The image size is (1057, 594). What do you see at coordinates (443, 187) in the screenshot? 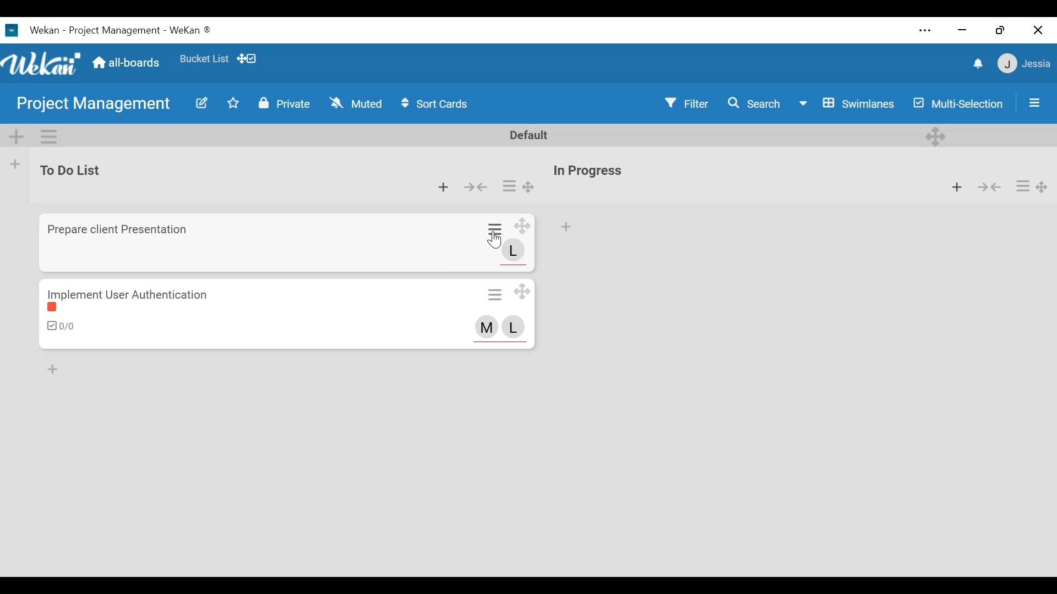
I see `Add card to the top of the list` at bounding box center [443, 187].